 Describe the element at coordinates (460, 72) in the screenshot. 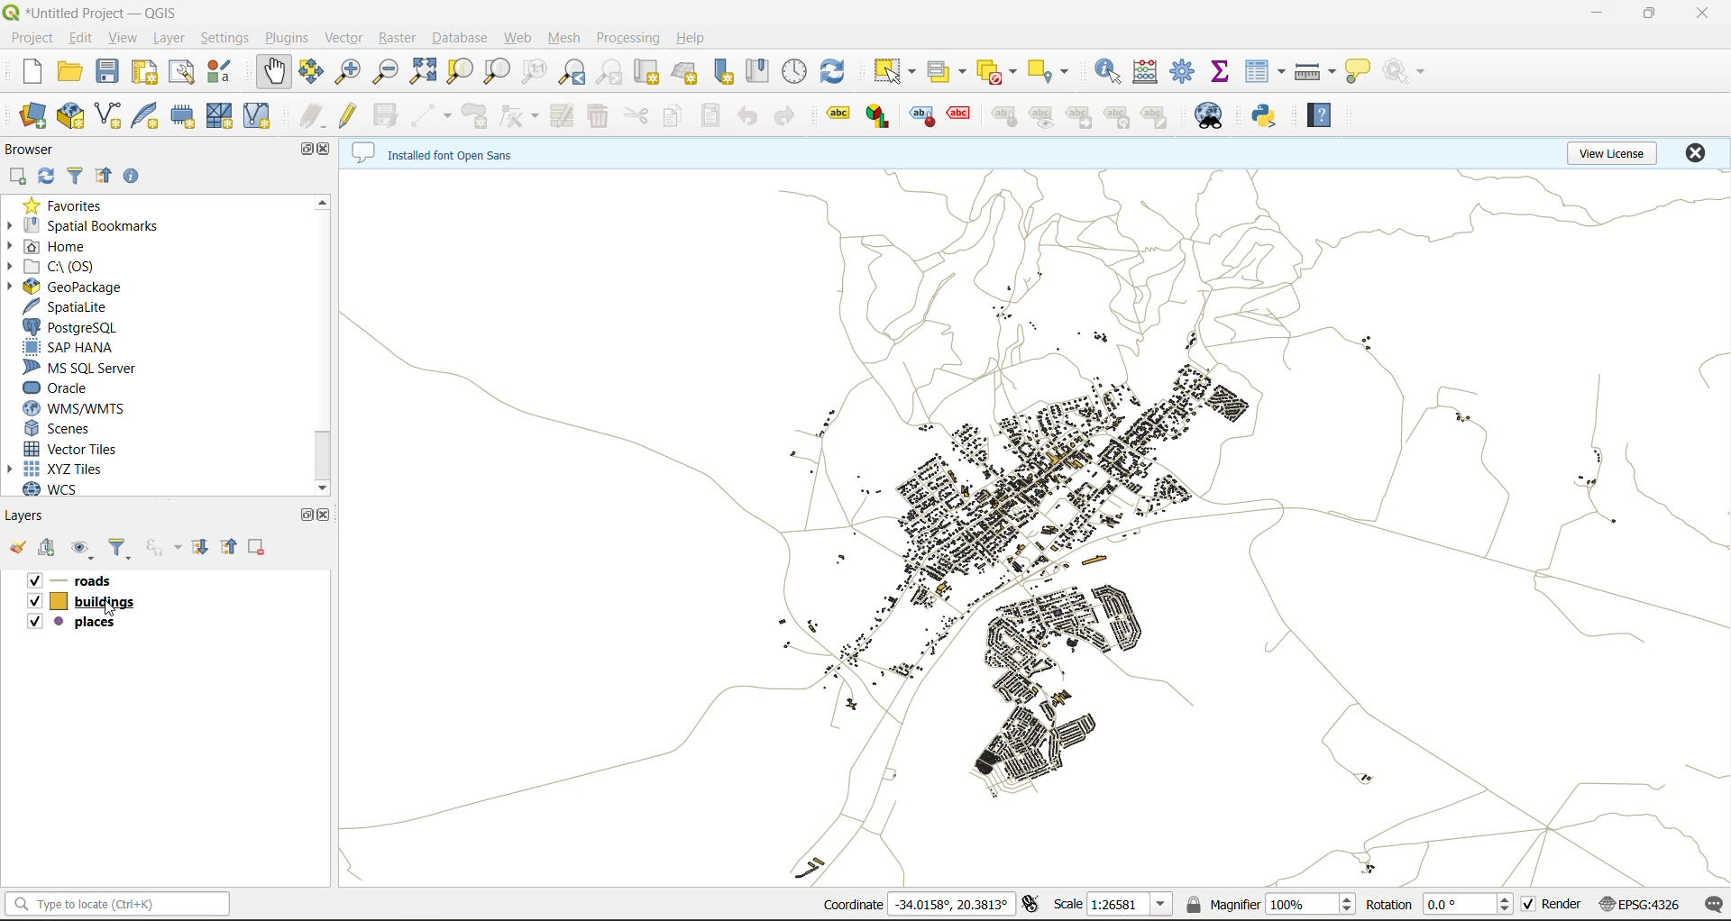

I see `zoom selection` at that location.